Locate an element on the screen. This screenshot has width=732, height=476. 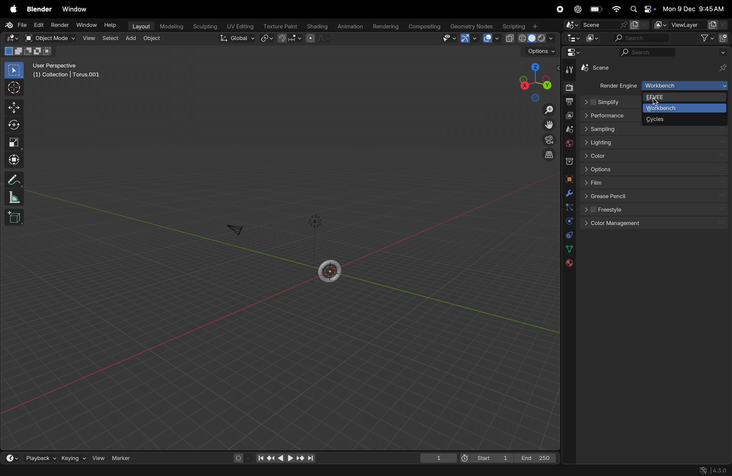
data is located at coordinates (569, 250).